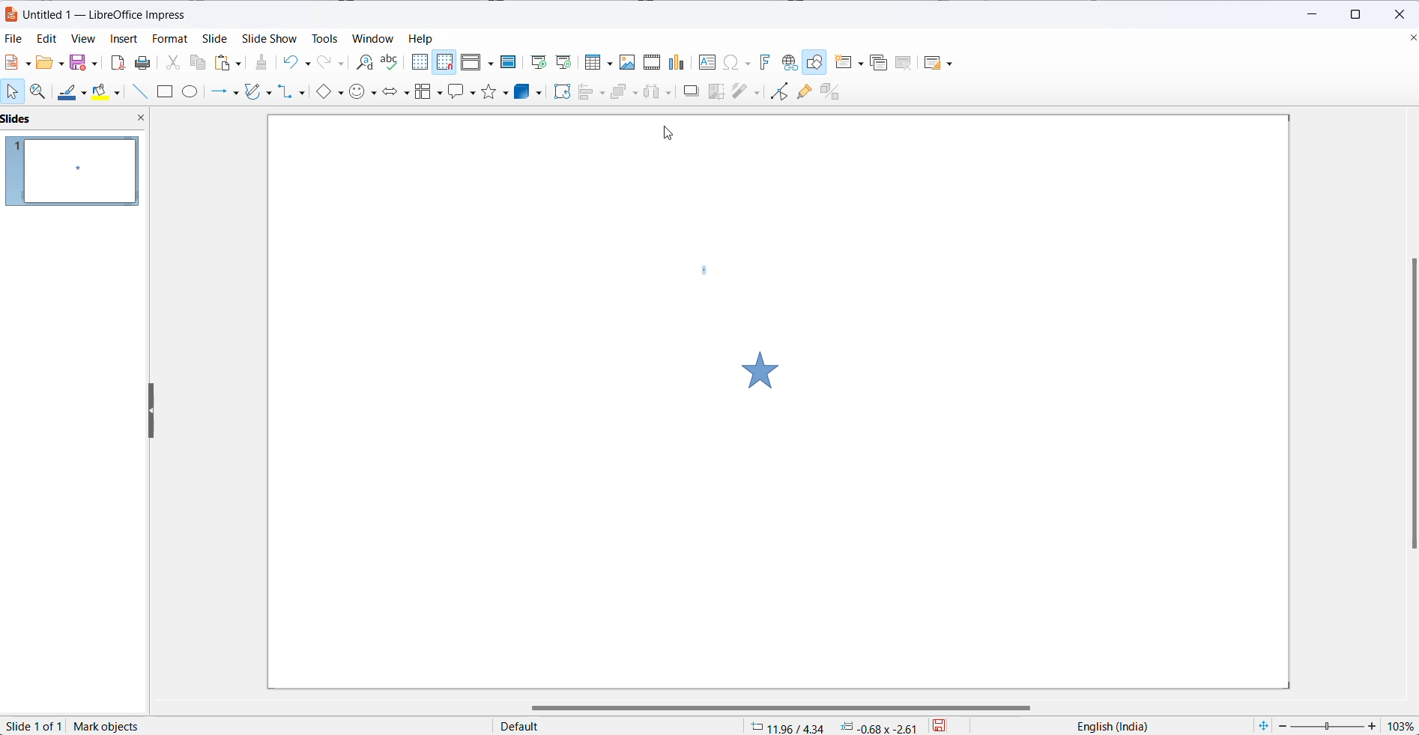 This screenshot has height=735, width=1419. What do you see at coordinates (116, 13) in the screenshot?
I see `Untitled 1-LibreOffice Impress` at bounding box center [116, 13].